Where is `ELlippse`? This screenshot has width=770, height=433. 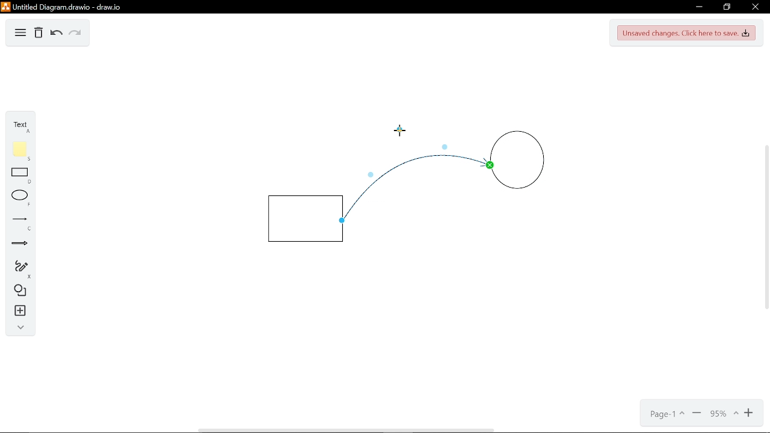 ELlippse is located at coordinates (19, 197).